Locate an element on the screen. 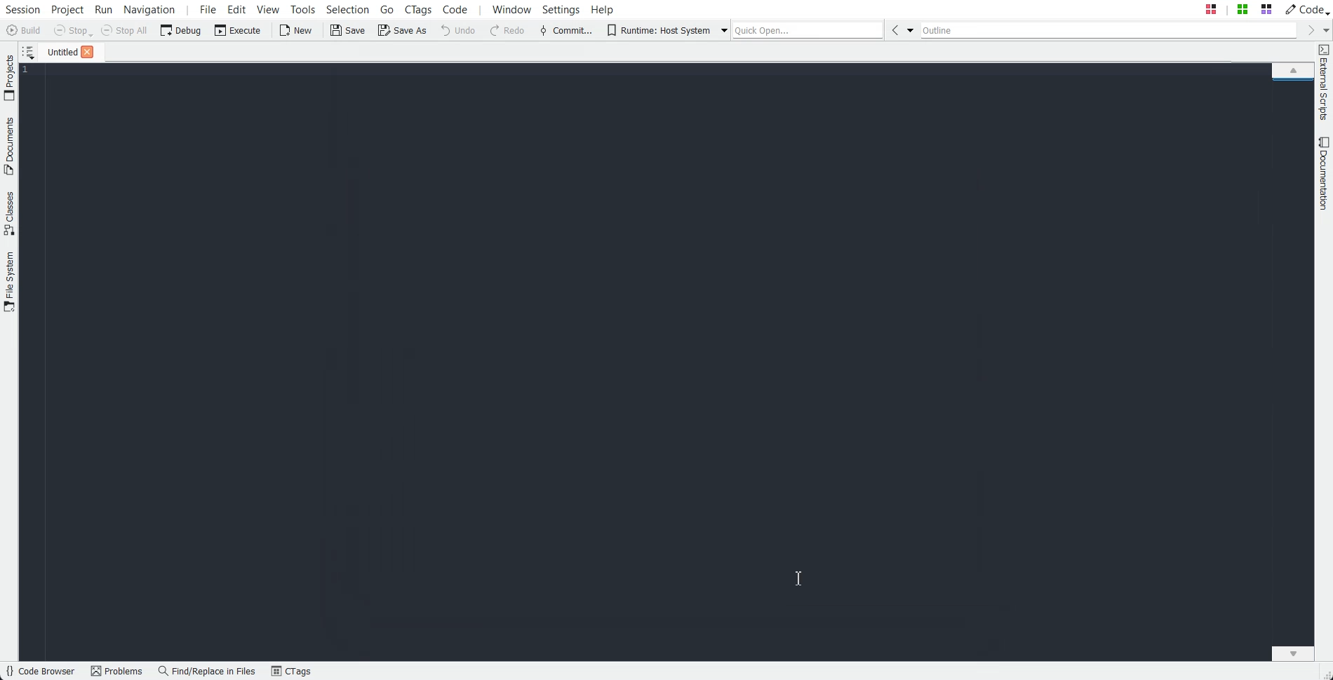 The width and height of the screenshot is (1333, 680). Scroll down is located at coordinates (1293, 653).